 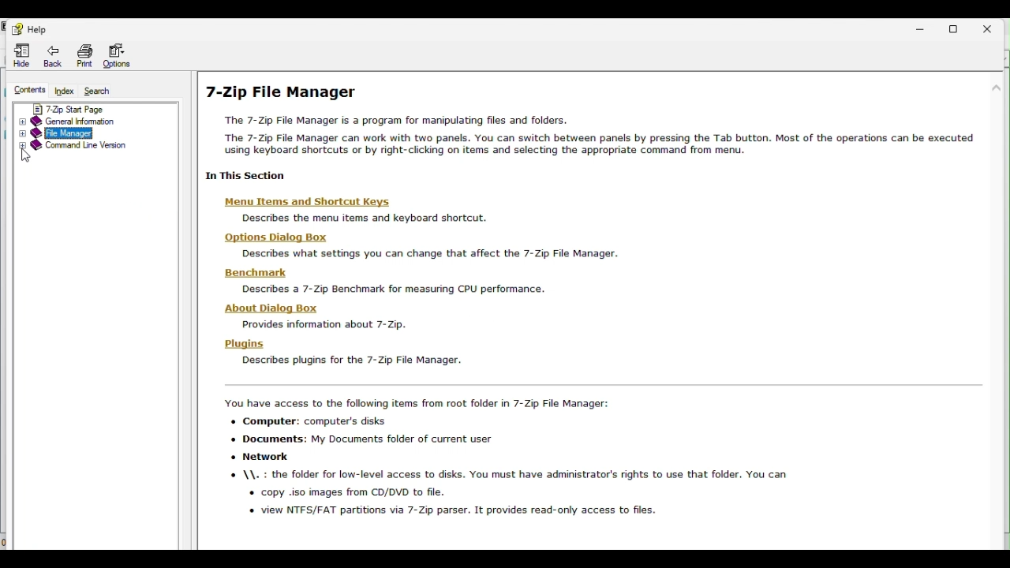 What do you see at coordinates (54, 56) in the screenshot?
I see `Back` at bounding box center [54, 56].